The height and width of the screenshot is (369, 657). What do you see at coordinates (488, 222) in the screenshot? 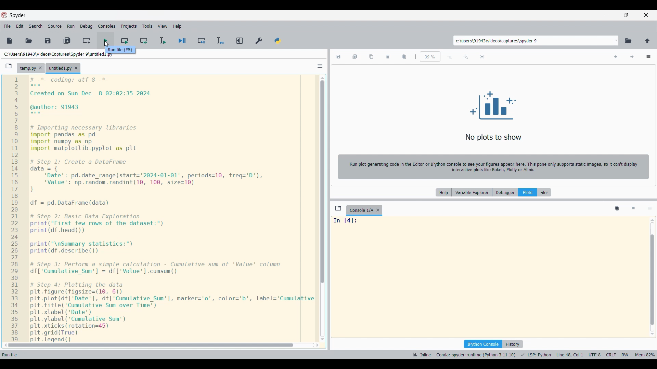
I see `In [4]:` at bounding box center [488, 222].